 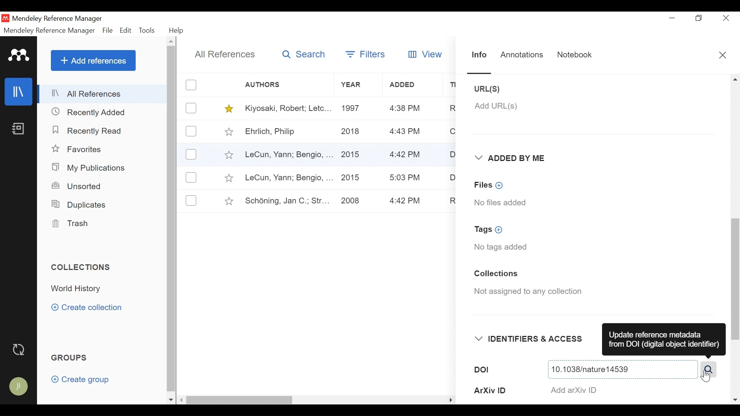 I want to click on Added, so click(x=414, y=85).